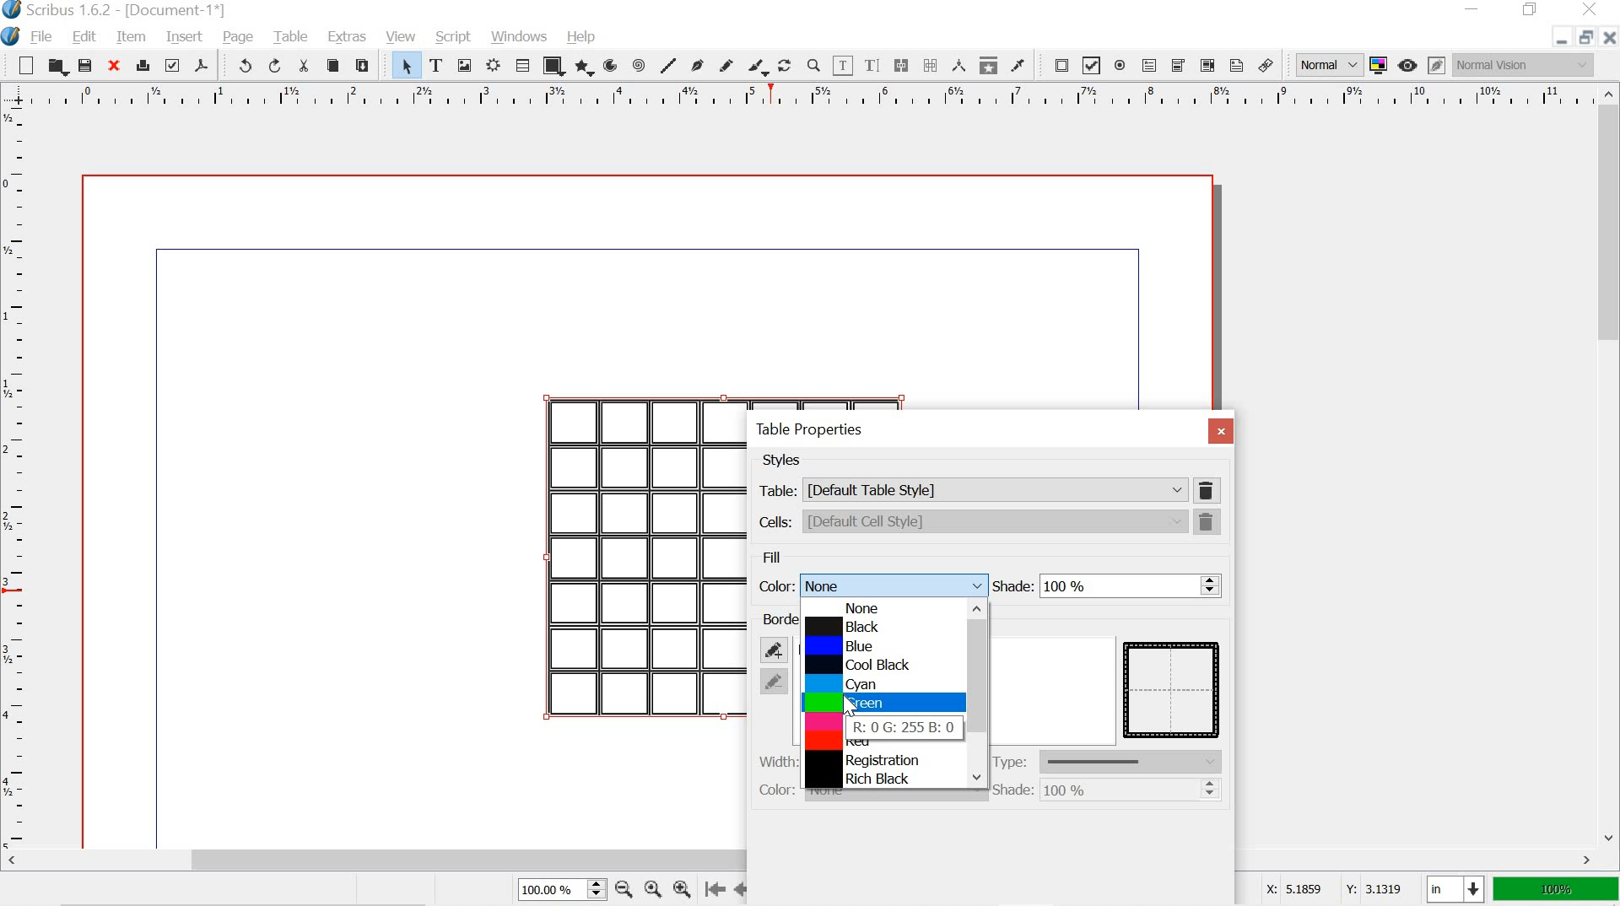 Image resolution: width=1620 pixels, height=906 pixels. Describe the element at coordinates (437, 66) in the screenshot. I see `text frame` at that location.